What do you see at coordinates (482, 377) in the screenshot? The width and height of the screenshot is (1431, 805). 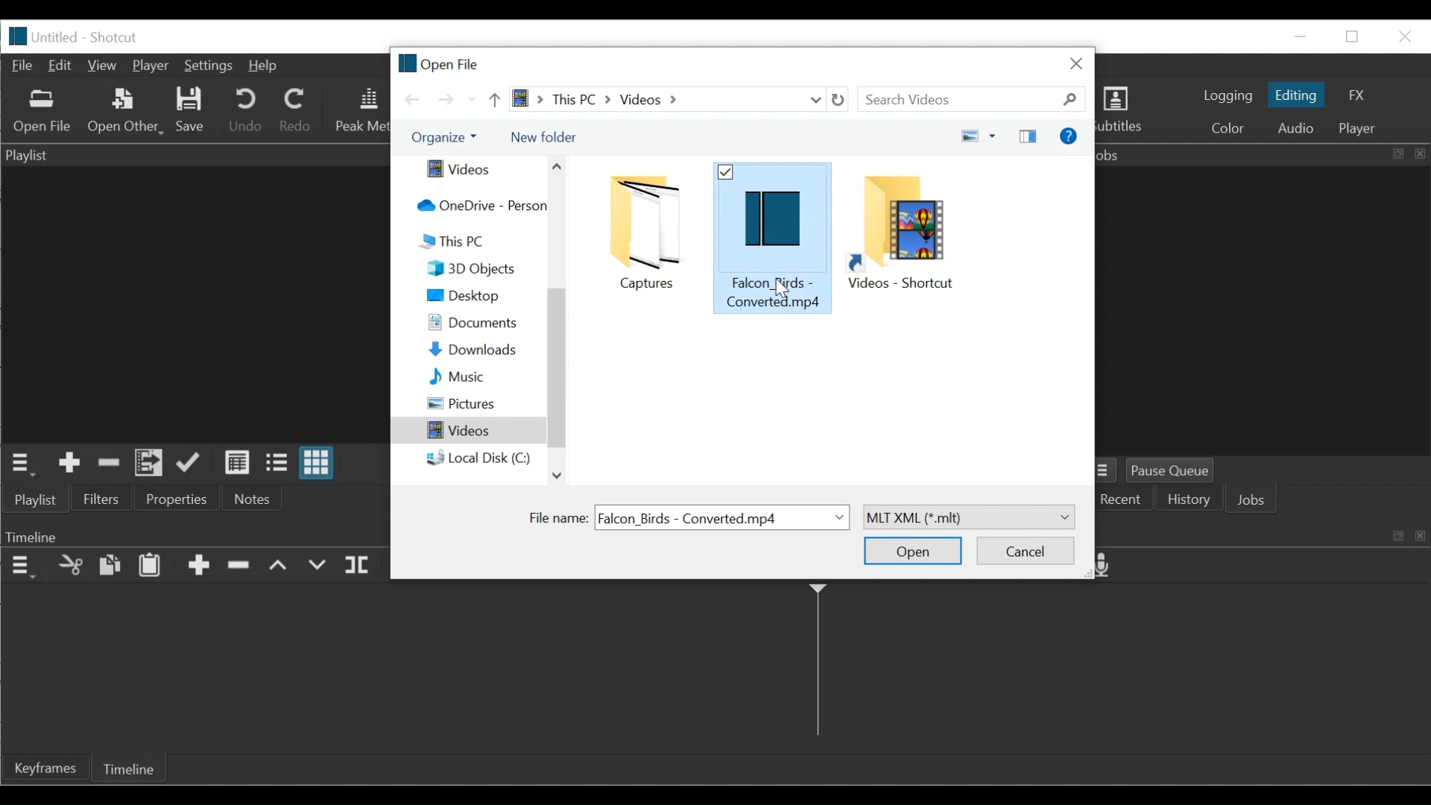 I see `Music` at bounding box center [482, 377].